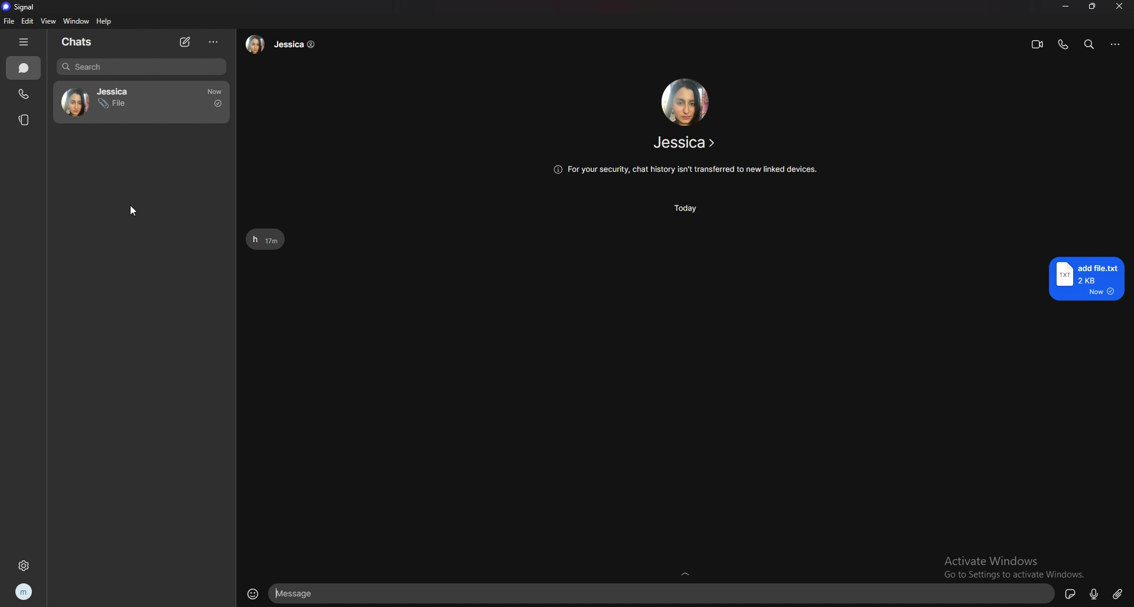 The width and height of the screenshot is (1134, 607). Describe the element at coordinates (112, 90) in the screenshot. I see `Jessica` at that location.